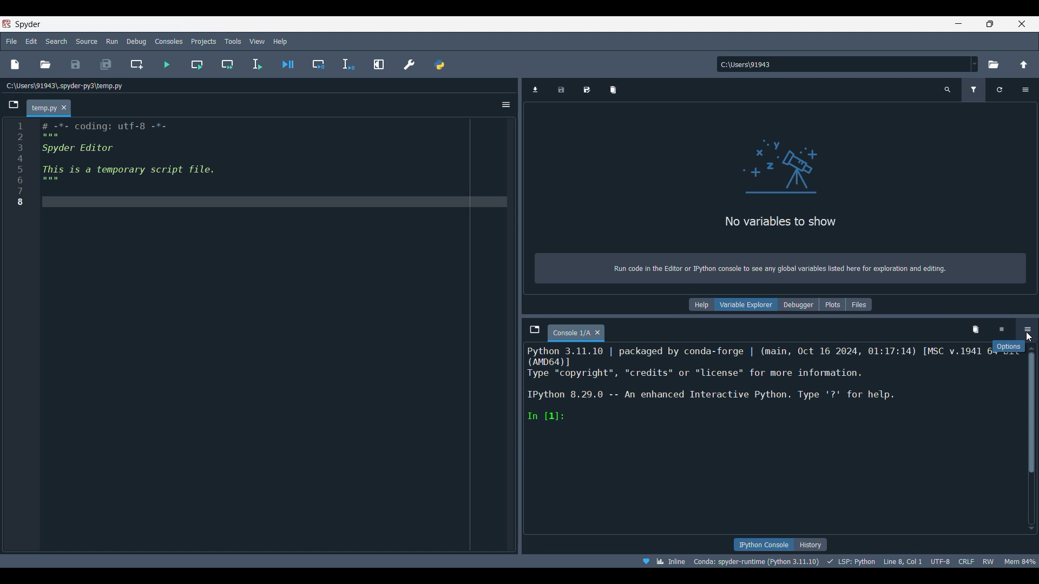 Image resolution: width=1039 pixels, height=584 pixels. I want to click on Description of current selection, so click(1009, 347).